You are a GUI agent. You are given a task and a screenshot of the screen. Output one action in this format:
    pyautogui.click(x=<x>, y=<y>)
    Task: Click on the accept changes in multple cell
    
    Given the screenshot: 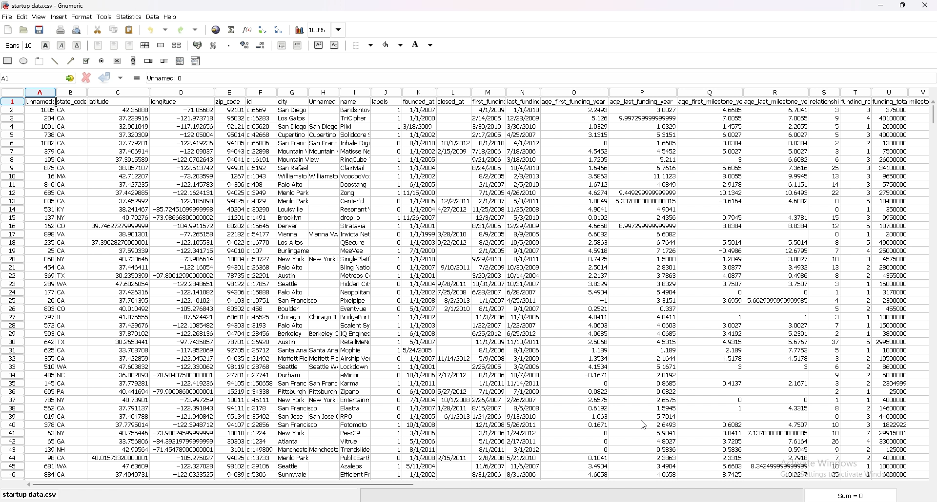 What is the action you would take?
    pyautogui.click(x=120, y=78)
    